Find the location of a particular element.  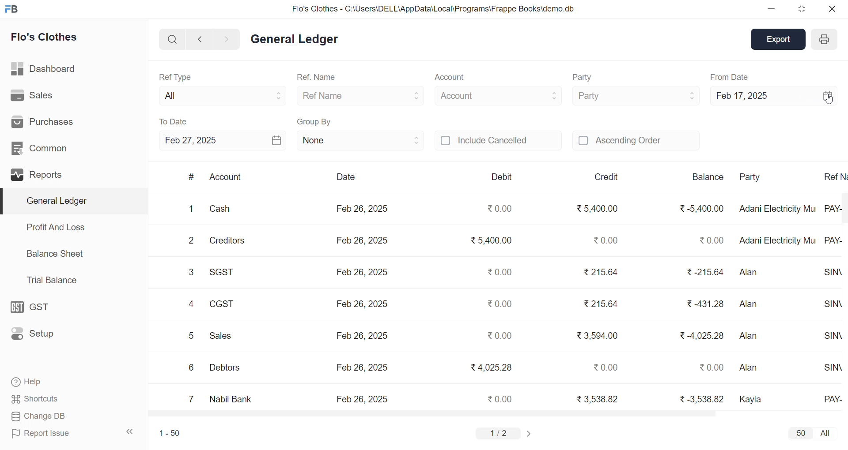

Feb 26, 2025 is located at coordinates (364, 241).